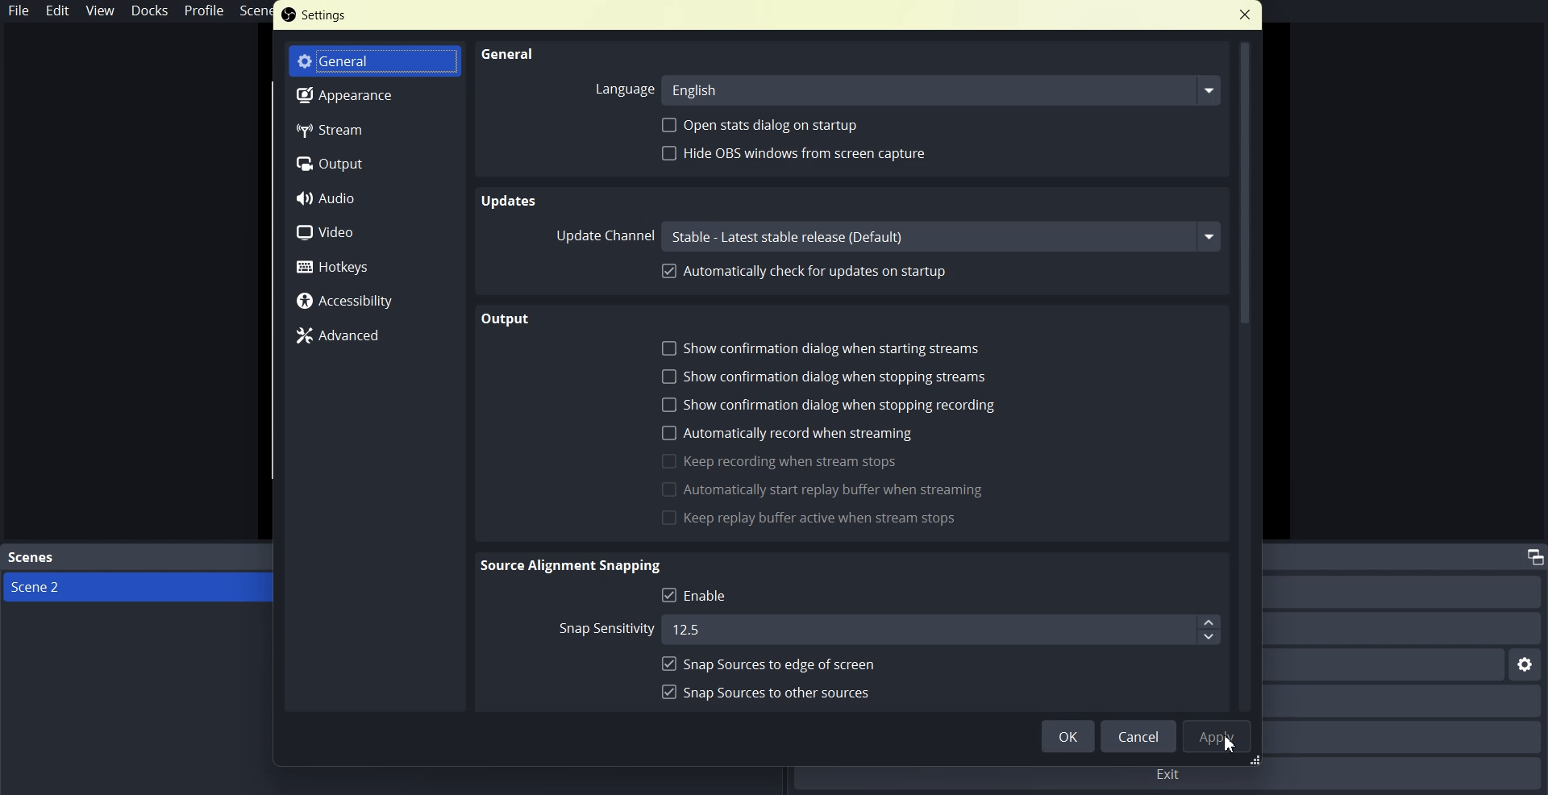 This screenshot has height=795, width=1548. What do you see at coordinates (943, 89) in the screenshot?
I see `english` at bounding box center [943, 89].